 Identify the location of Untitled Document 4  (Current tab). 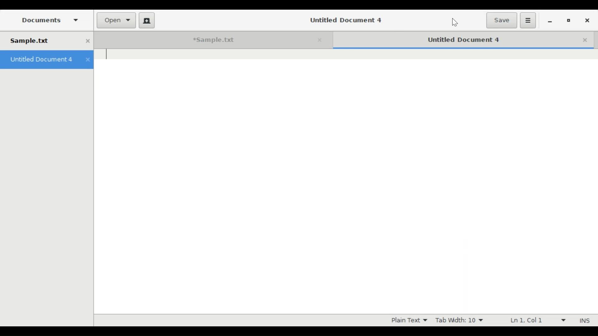
(457, 40).